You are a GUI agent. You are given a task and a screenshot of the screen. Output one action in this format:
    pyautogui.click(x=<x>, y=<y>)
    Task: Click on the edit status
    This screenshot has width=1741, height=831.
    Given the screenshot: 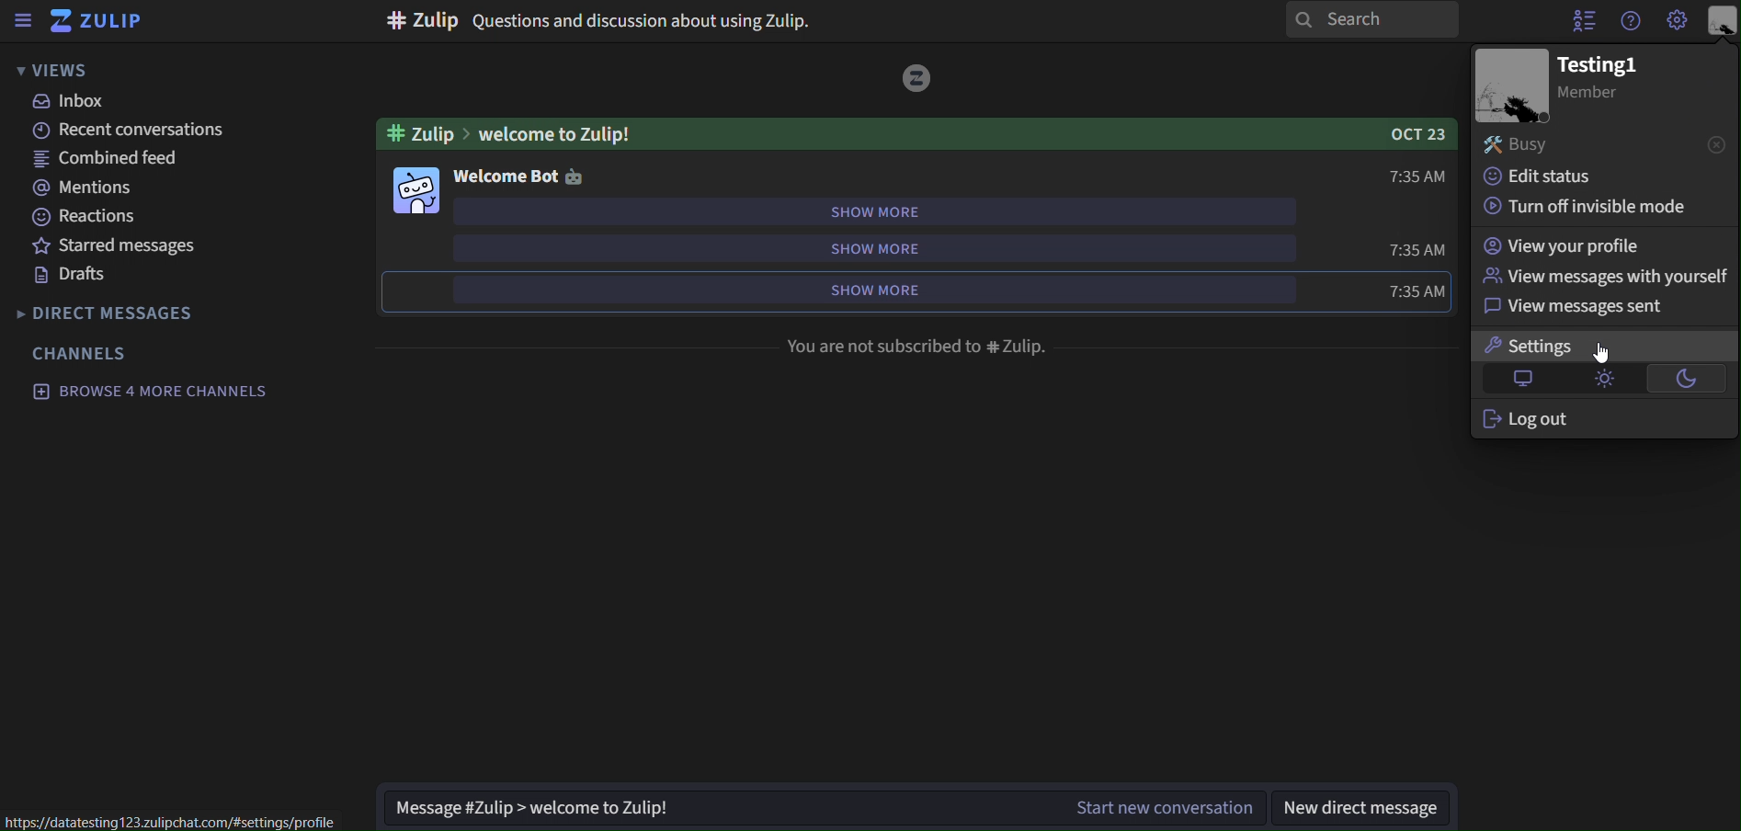 What is the action you would take?
    pyautogui.click(x=1544, y=177)
    